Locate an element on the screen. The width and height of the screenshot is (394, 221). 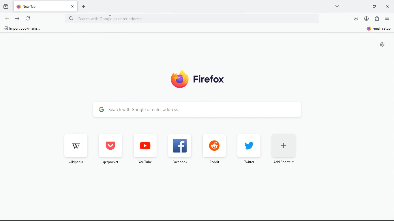
url is located at coordinates (128, 19).